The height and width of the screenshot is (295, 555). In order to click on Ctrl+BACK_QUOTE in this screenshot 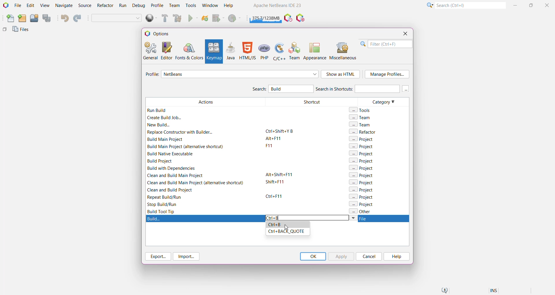, I will do `click(286, 232)`.